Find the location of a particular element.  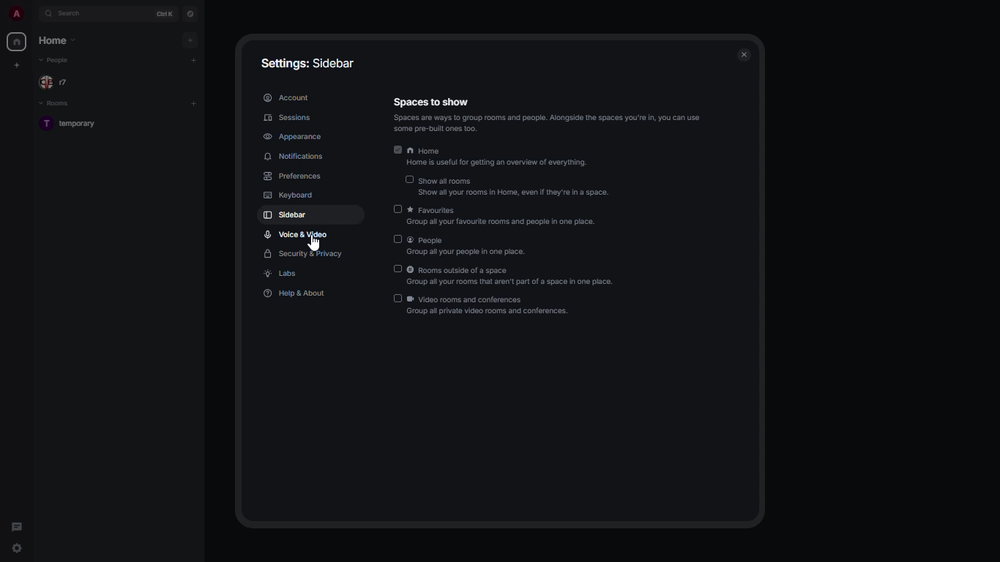

sessions is located at coordinates (287, 118).